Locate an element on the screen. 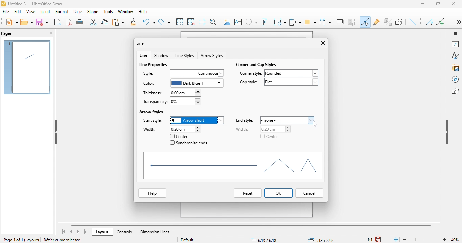 The image size is (462, 243). continuous is located at coordinates (196, 73).